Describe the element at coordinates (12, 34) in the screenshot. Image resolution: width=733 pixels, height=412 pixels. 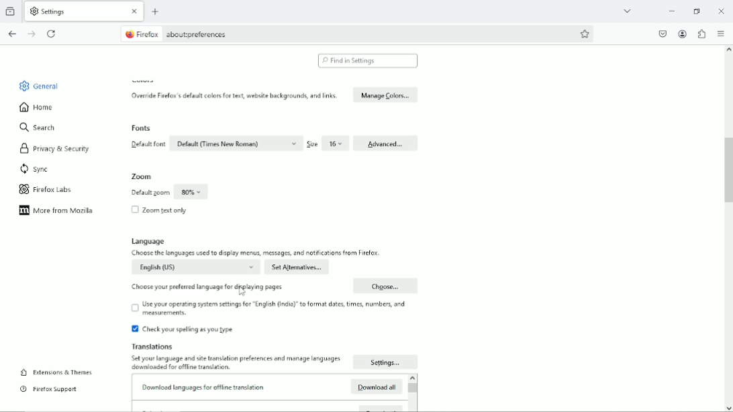
I see `go back` at that location.